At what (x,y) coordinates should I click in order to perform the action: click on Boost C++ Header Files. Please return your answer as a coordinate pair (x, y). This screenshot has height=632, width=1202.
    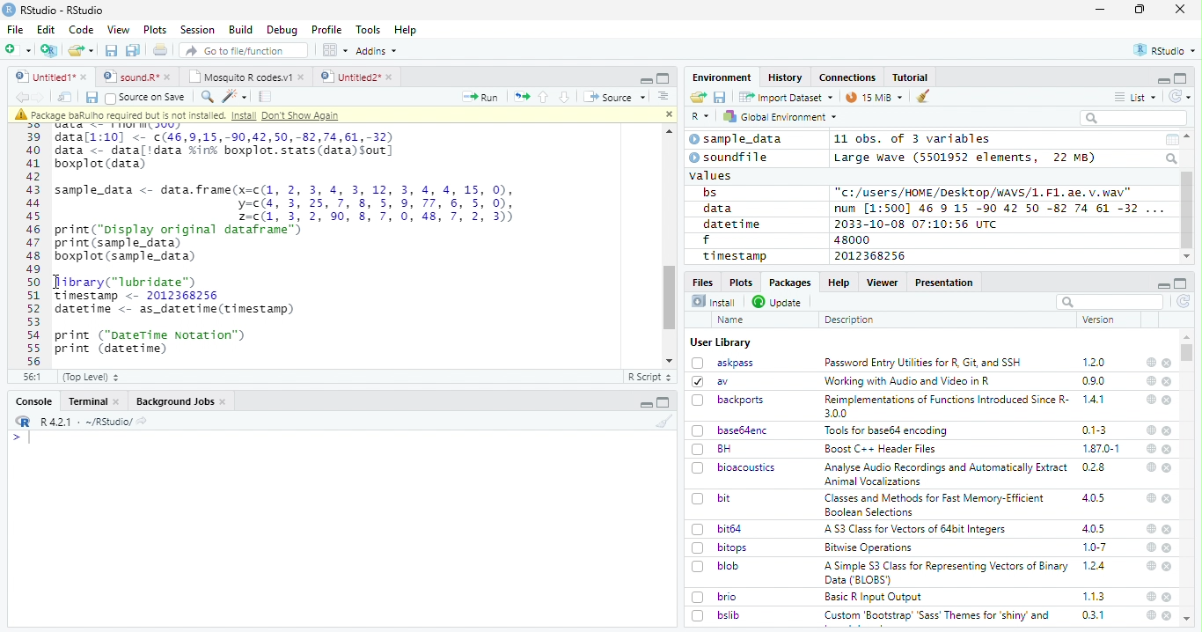
    Looking at the image, I should click on (878, 450).